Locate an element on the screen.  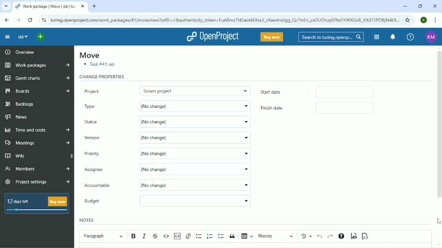
Open quick add menu is located at coordinates (41, 38).